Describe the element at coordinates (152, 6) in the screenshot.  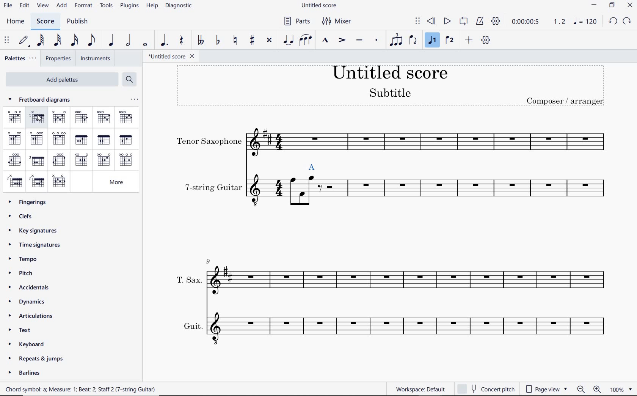
I see `HELP` at that location.